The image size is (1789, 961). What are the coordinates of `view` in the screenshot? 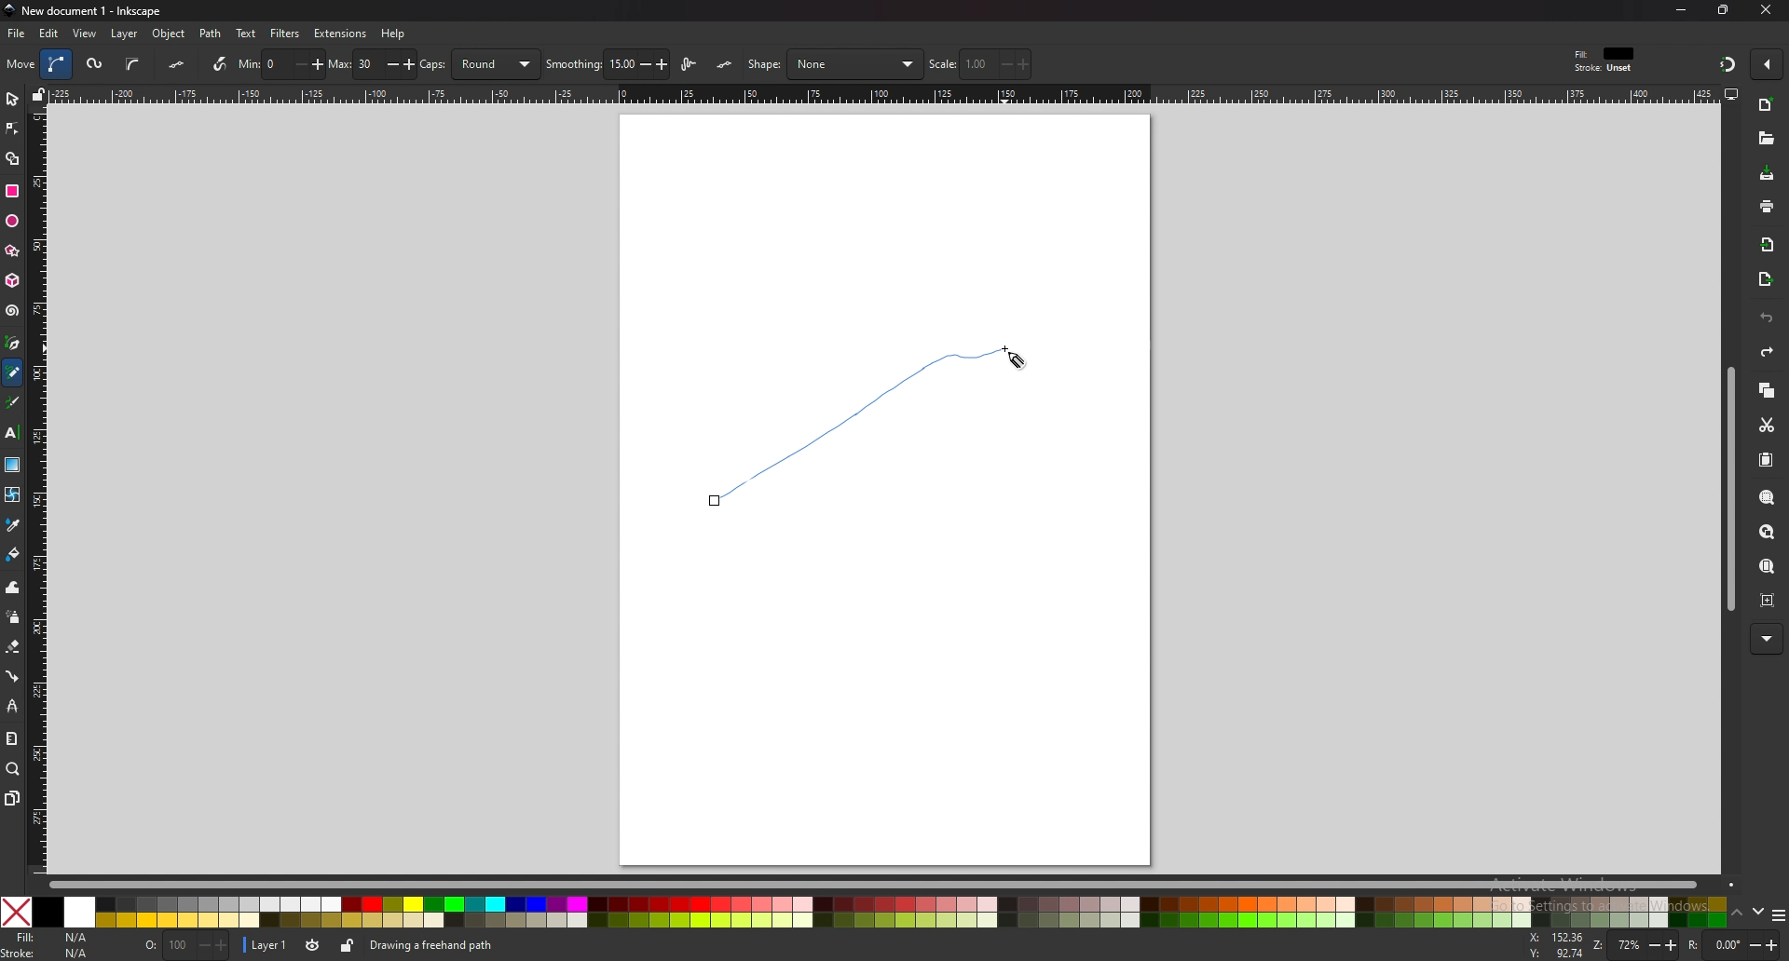 It's located at (87, 34).